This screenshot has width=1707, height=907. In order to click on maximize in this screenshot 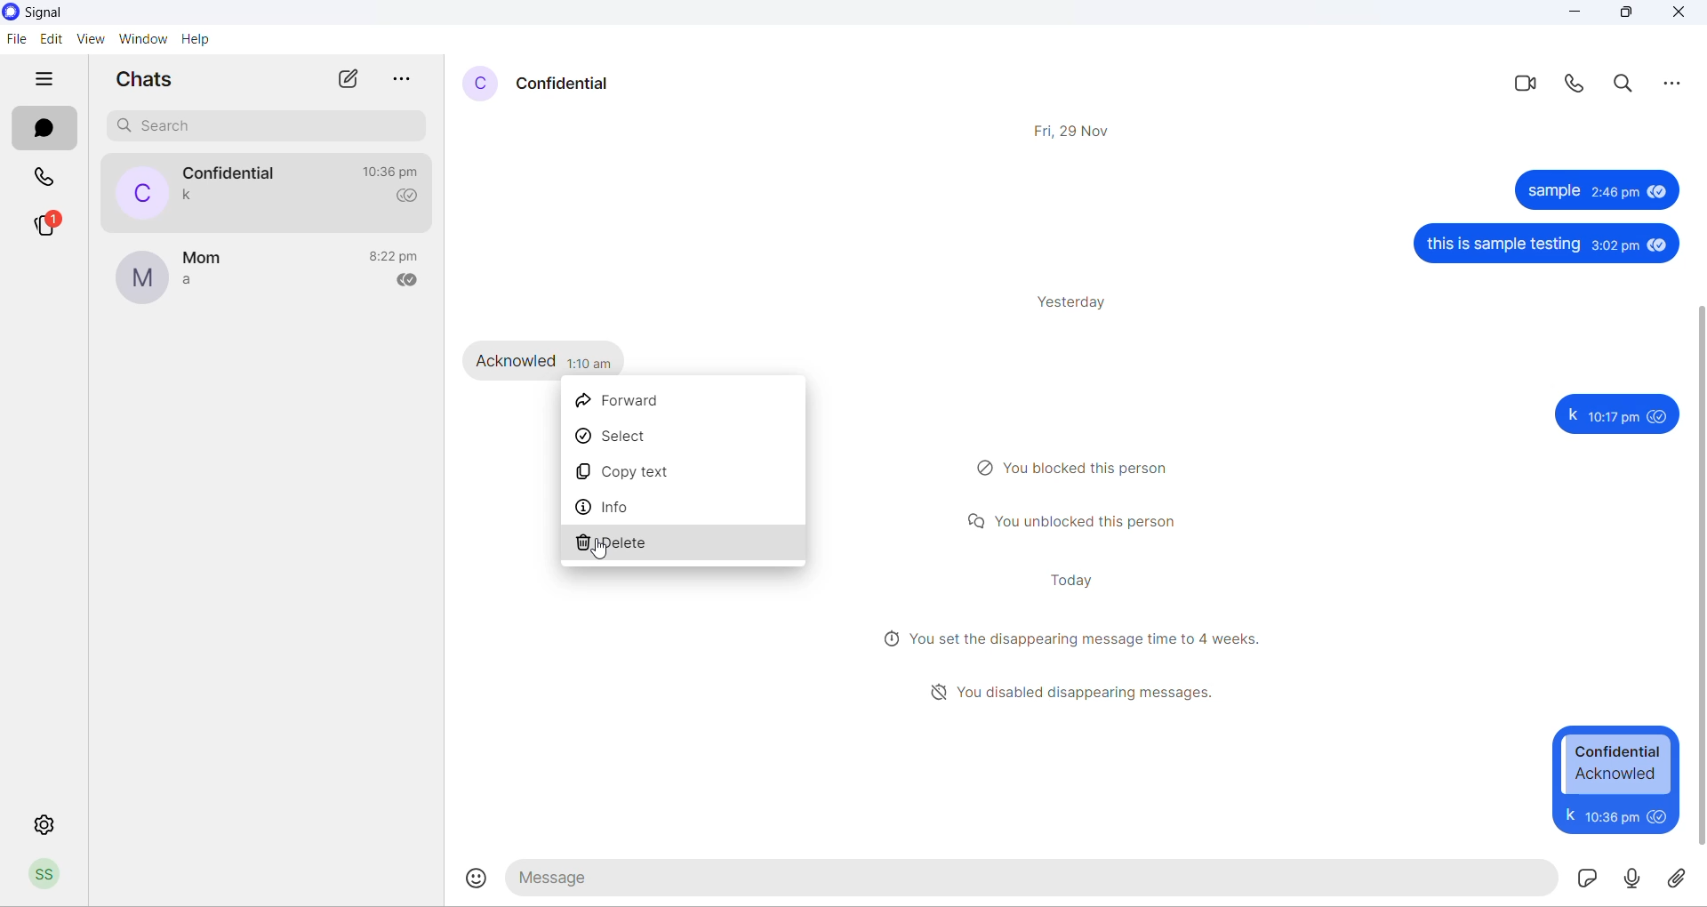, I will do `click(1625, 13)`.